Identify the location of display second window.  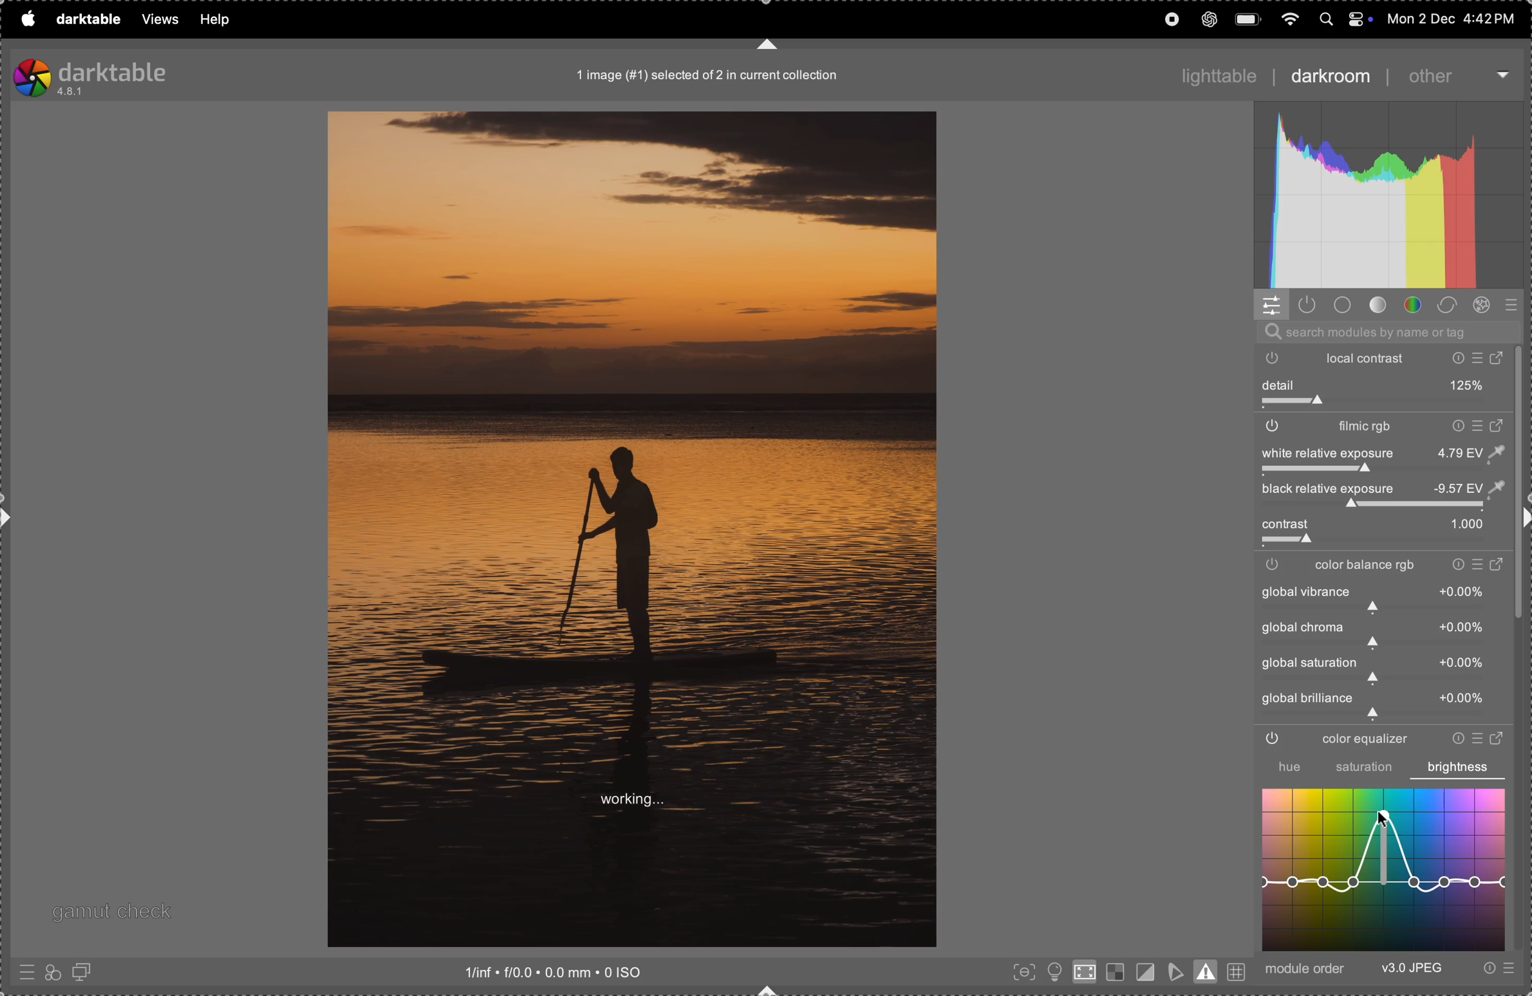
(88, 972).